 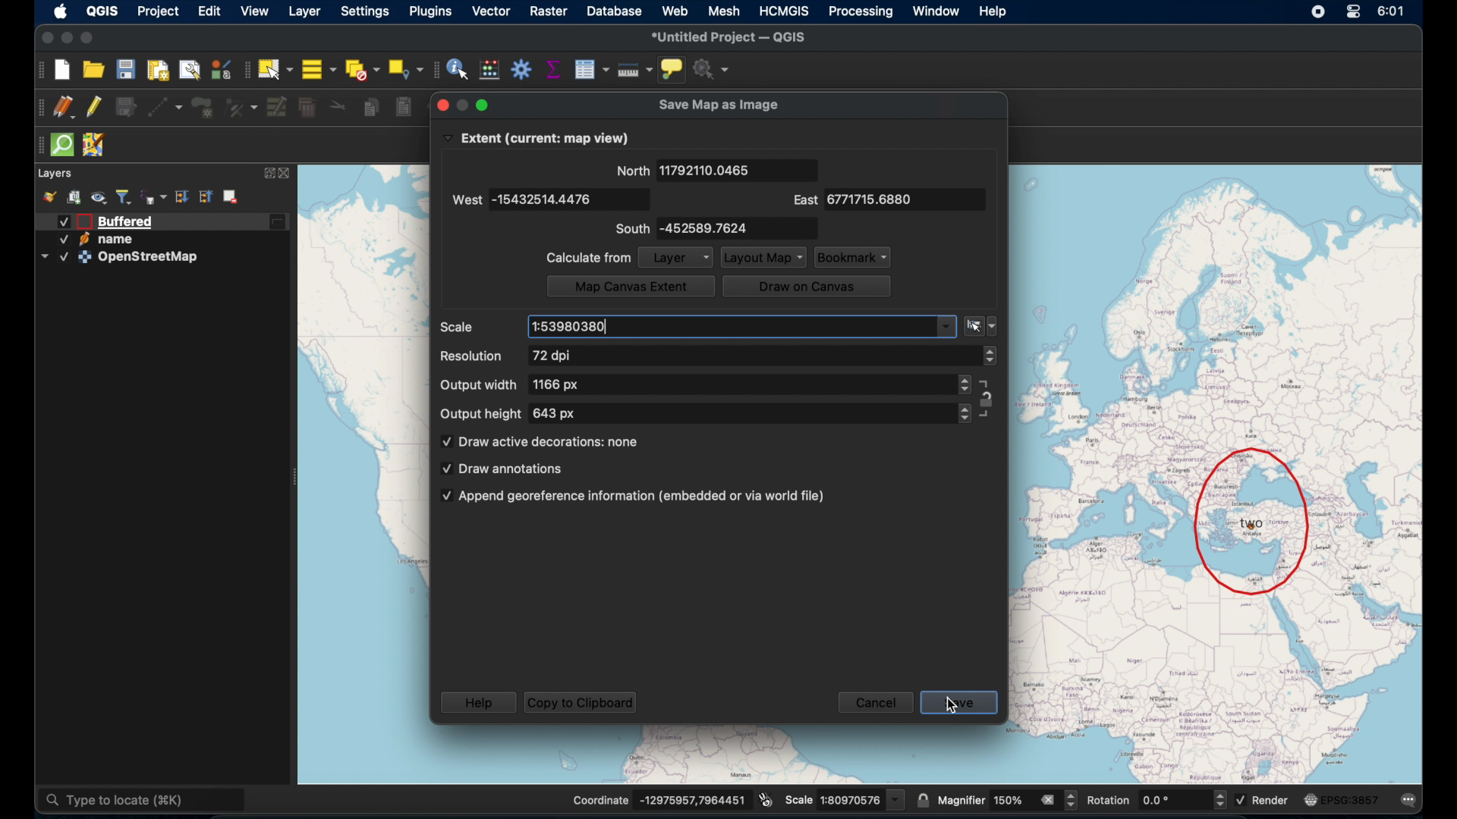 What do you see at coordinates (211, 11) in the screenshot?
I see `edit` at bounding box center [211, 11].